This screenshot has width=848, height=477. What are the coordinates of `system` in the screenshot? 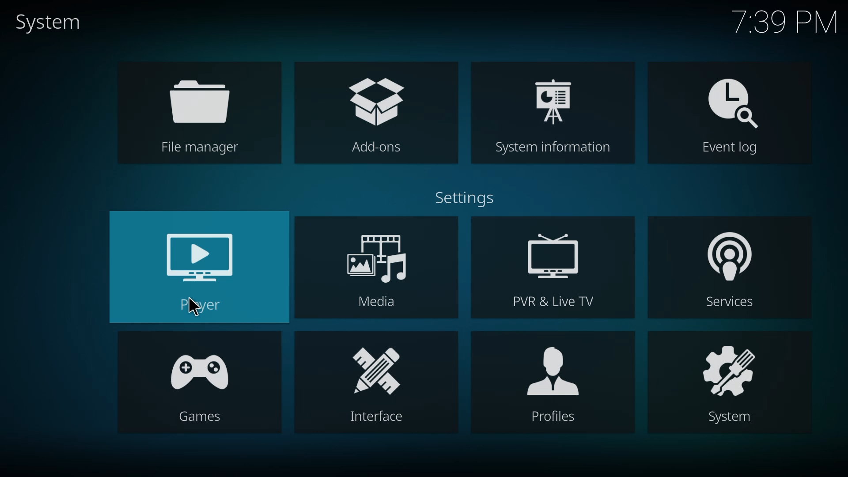 It's located at (46, 22).